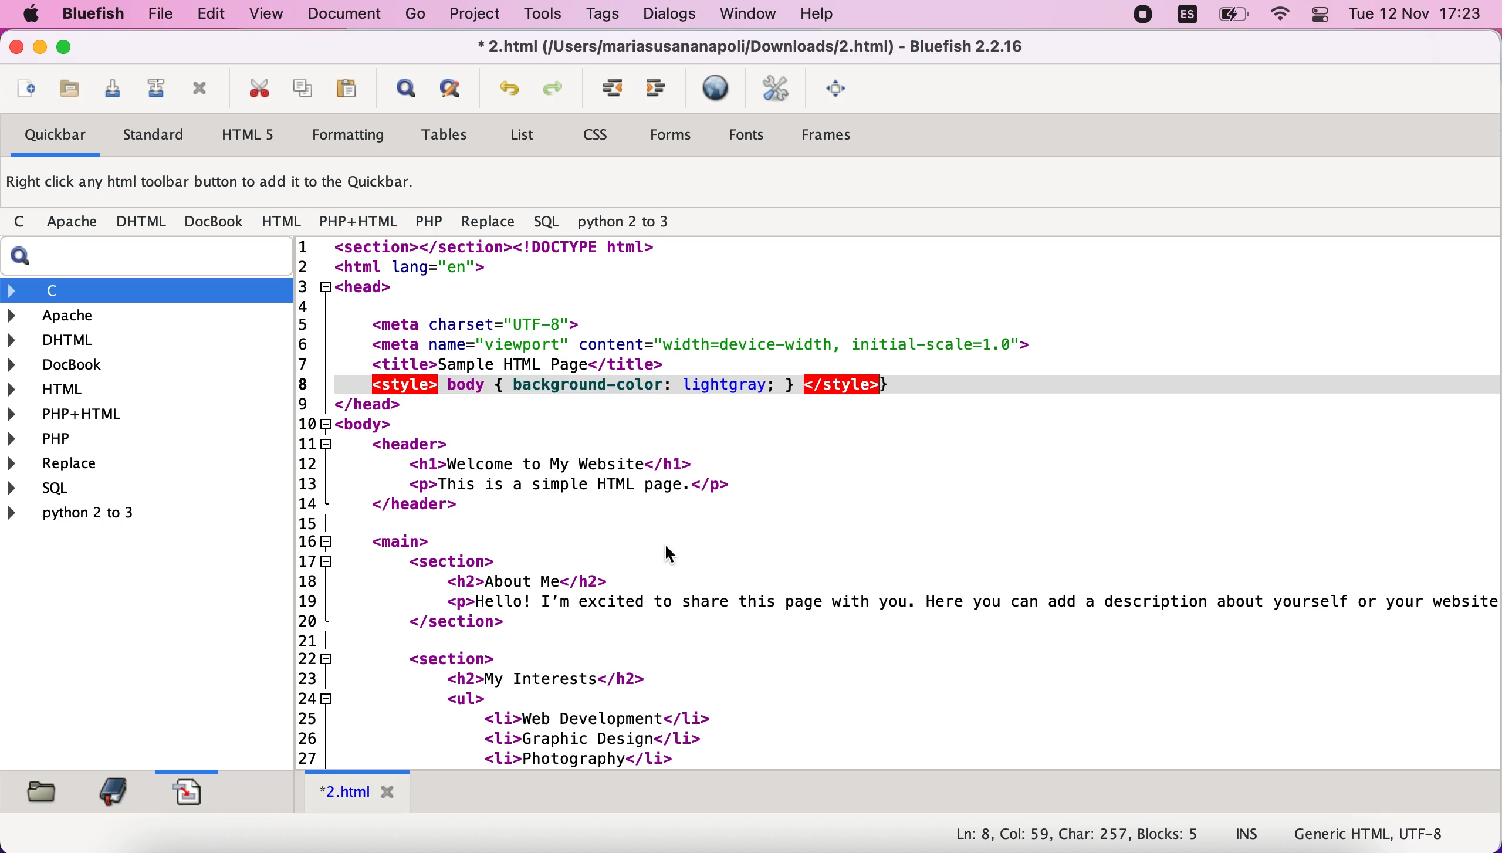 Image resolution: width=1502 pixels, height=853 pixels. I want to click on go, so click(412, 15).